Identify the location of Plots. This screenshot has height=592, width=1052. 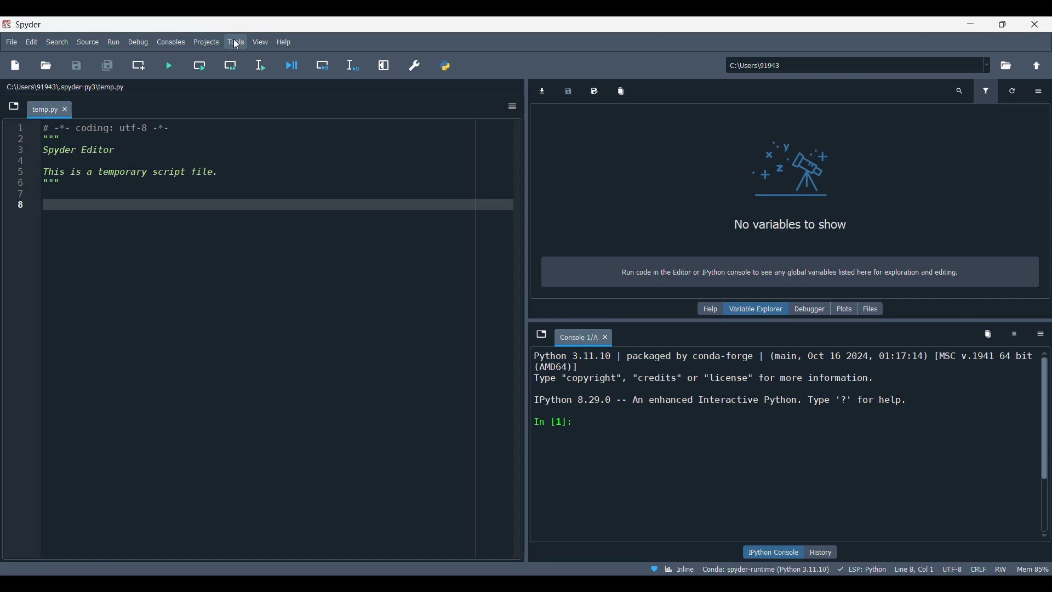
(844, 309).